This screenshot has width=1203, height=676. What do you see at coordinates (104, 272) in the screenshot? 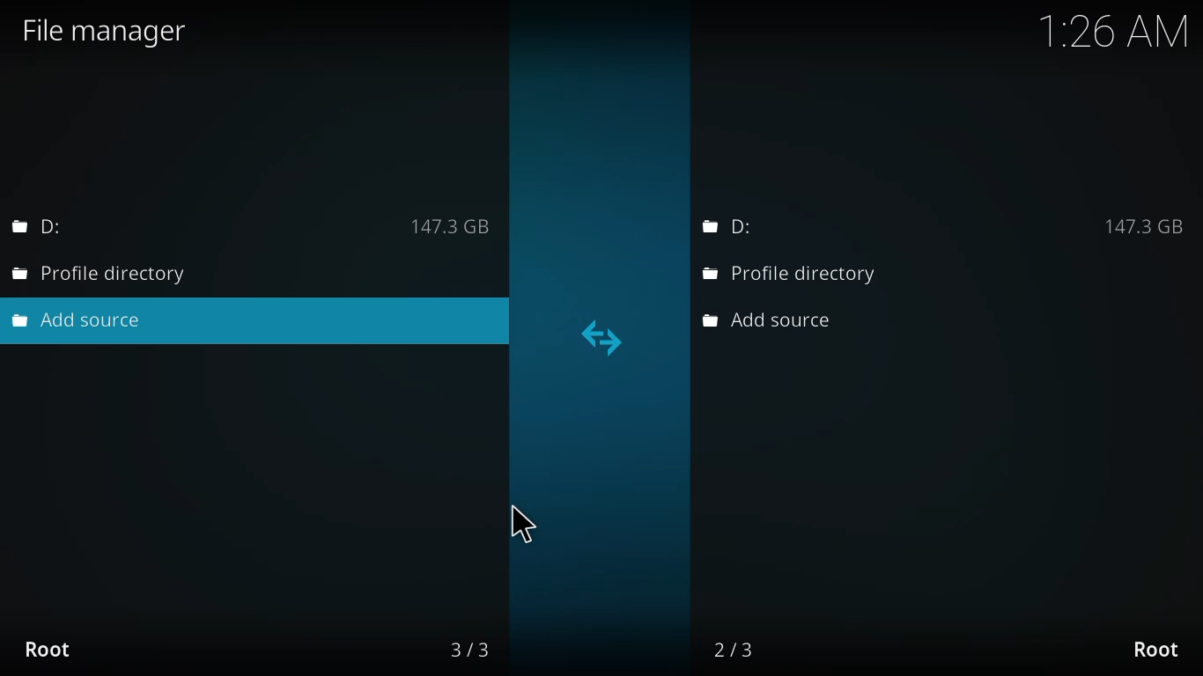
I see `Profile directory` at bounding box center [104, 272].